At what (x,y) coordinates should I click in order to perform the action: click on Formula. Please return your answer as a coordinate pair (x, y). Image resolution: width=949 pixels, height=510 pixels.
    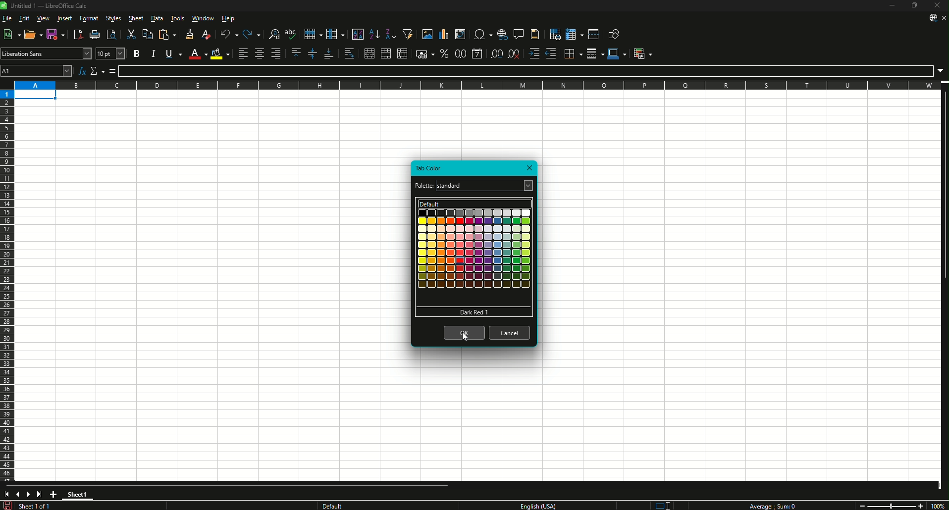
    Looking at the image, I should click on (113, 71).